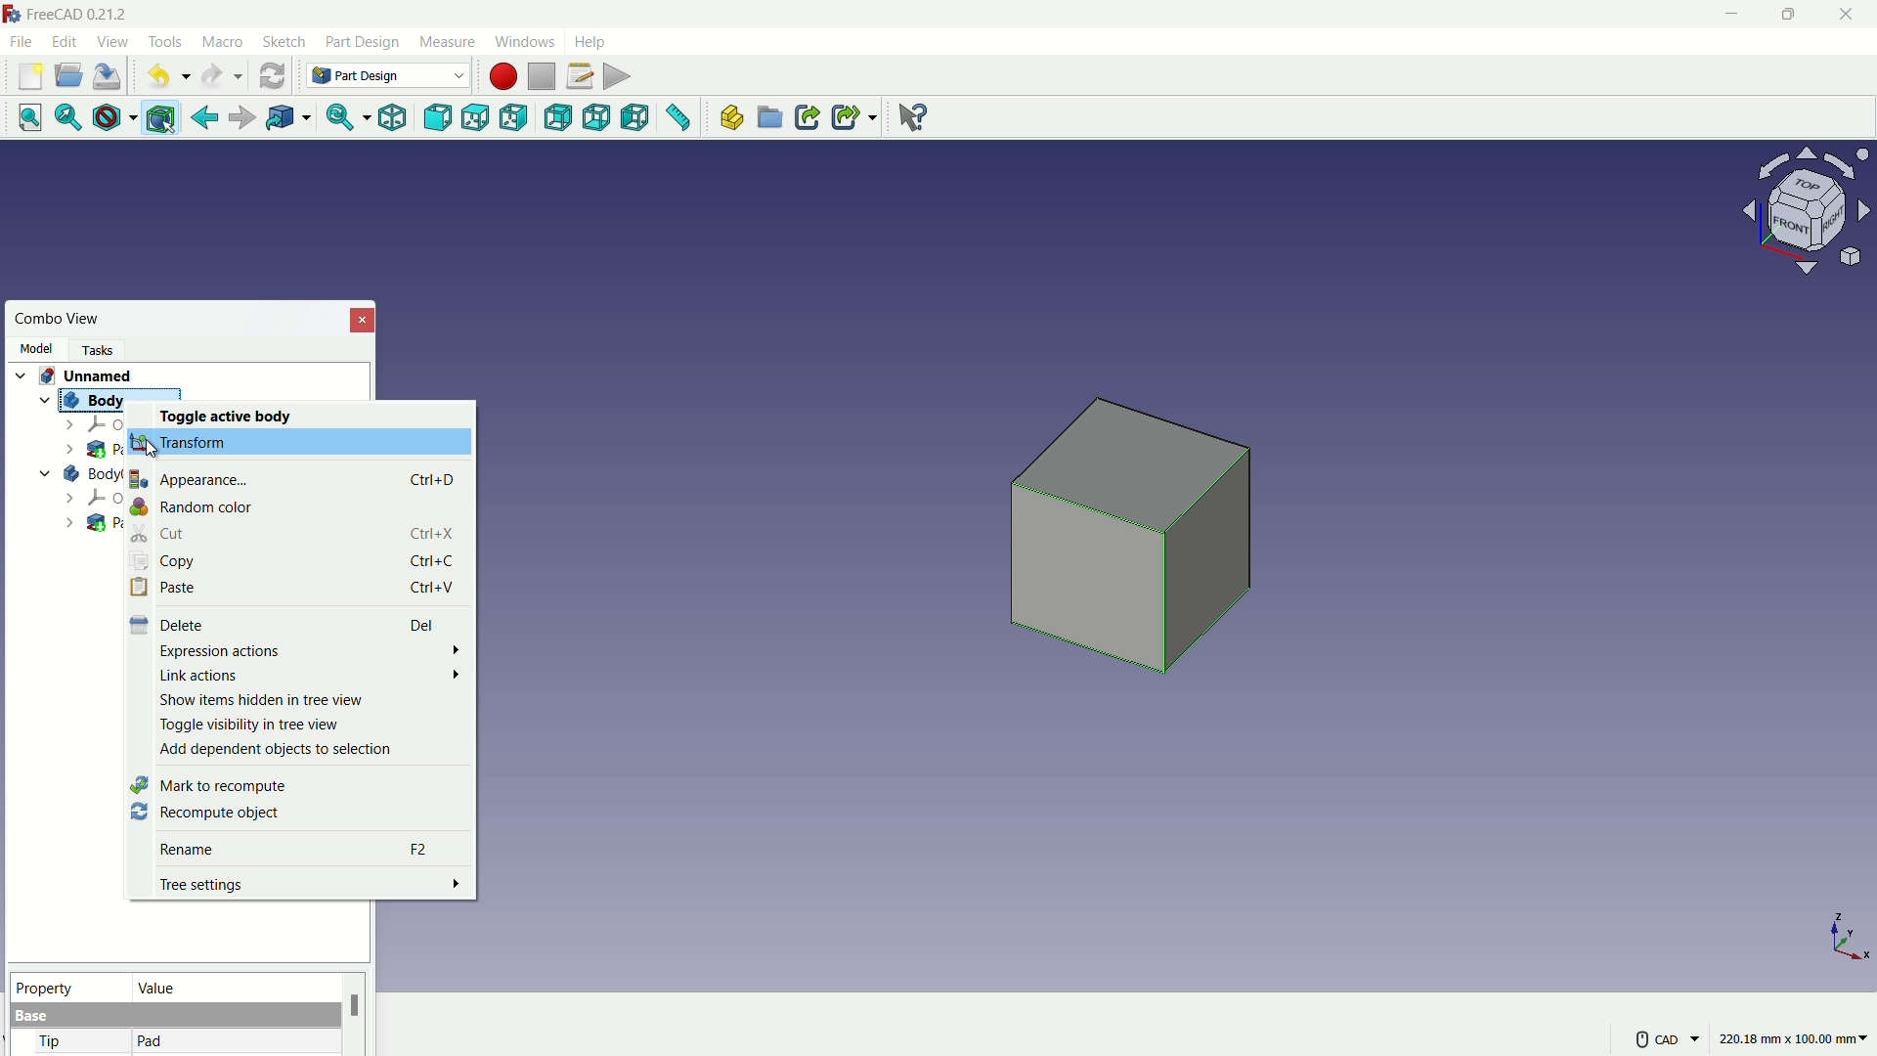 The width and height of the screenshot is (1877, 1056). What do you see at coordinates (298, 560) in the screenshot?
I see `Copy Ctrl+C` at bounding box center [298, 560].